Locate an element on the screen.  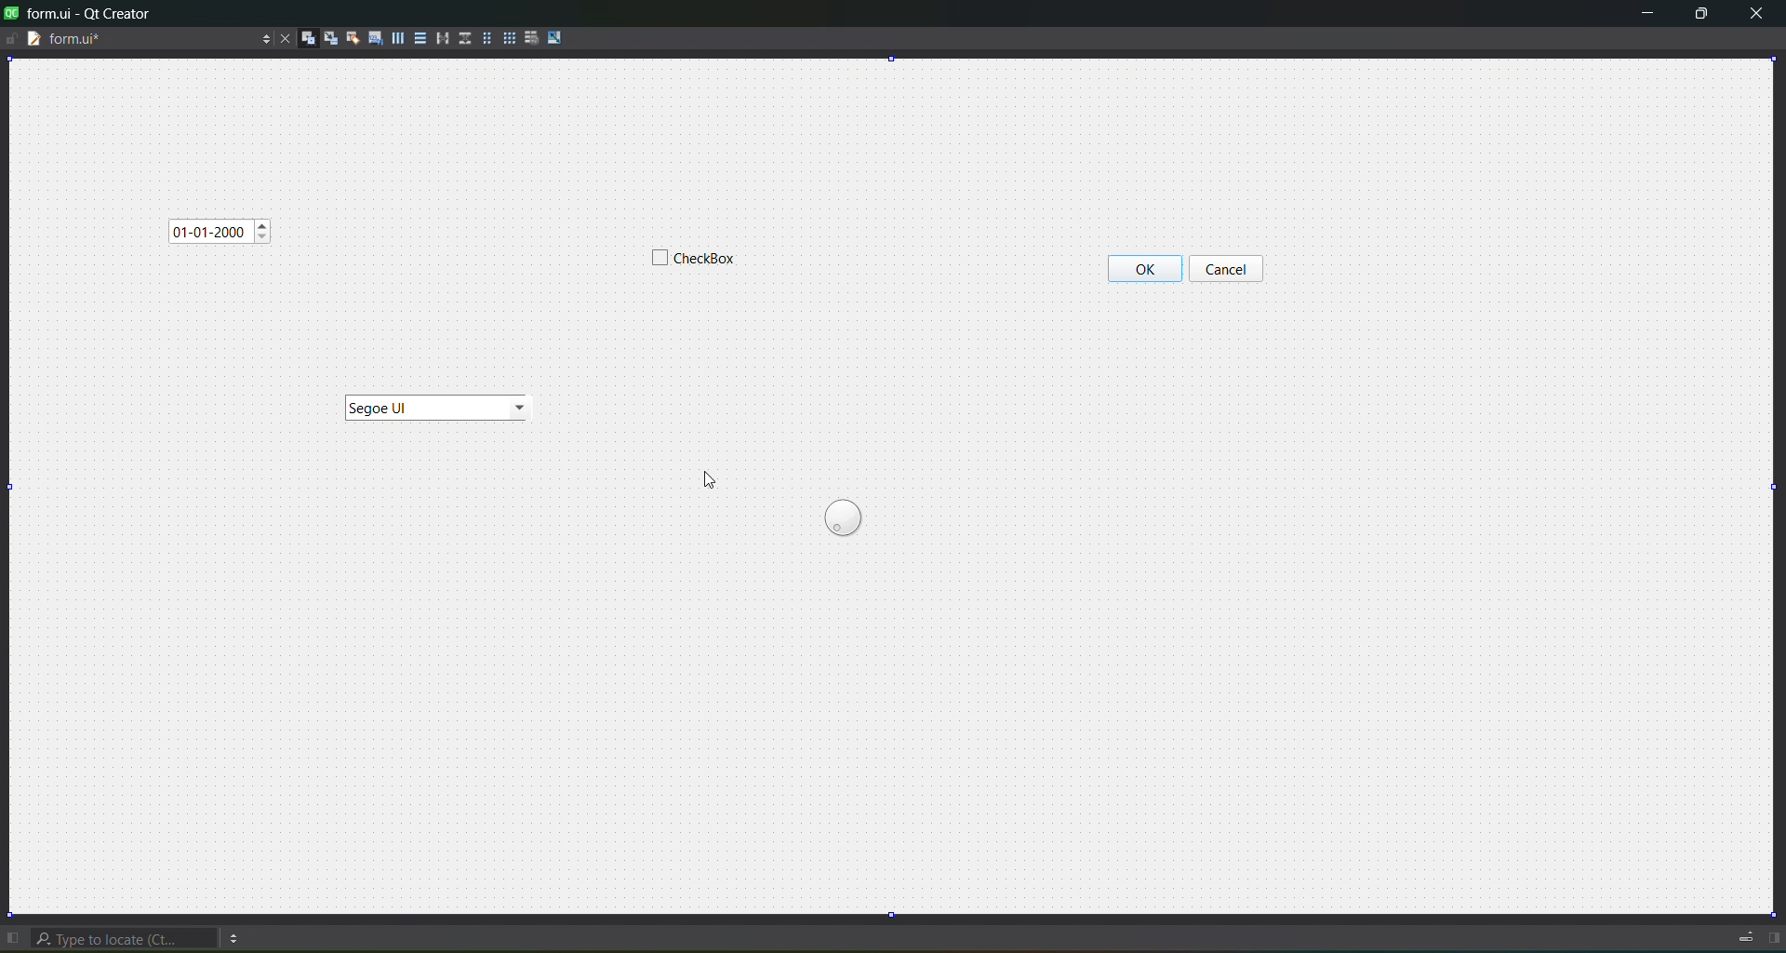
layout in a form is located at coordinates (484, 39).